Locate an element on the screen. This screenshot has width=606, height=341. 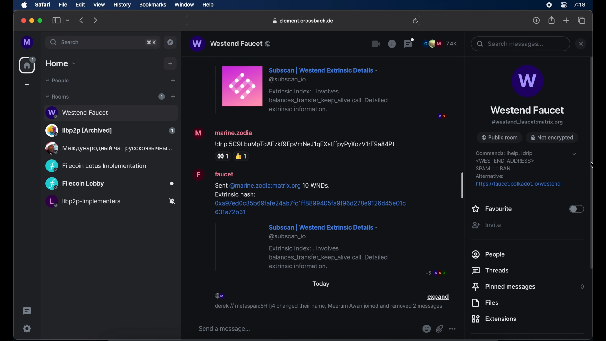
settings is located at coordinates (27, 328).